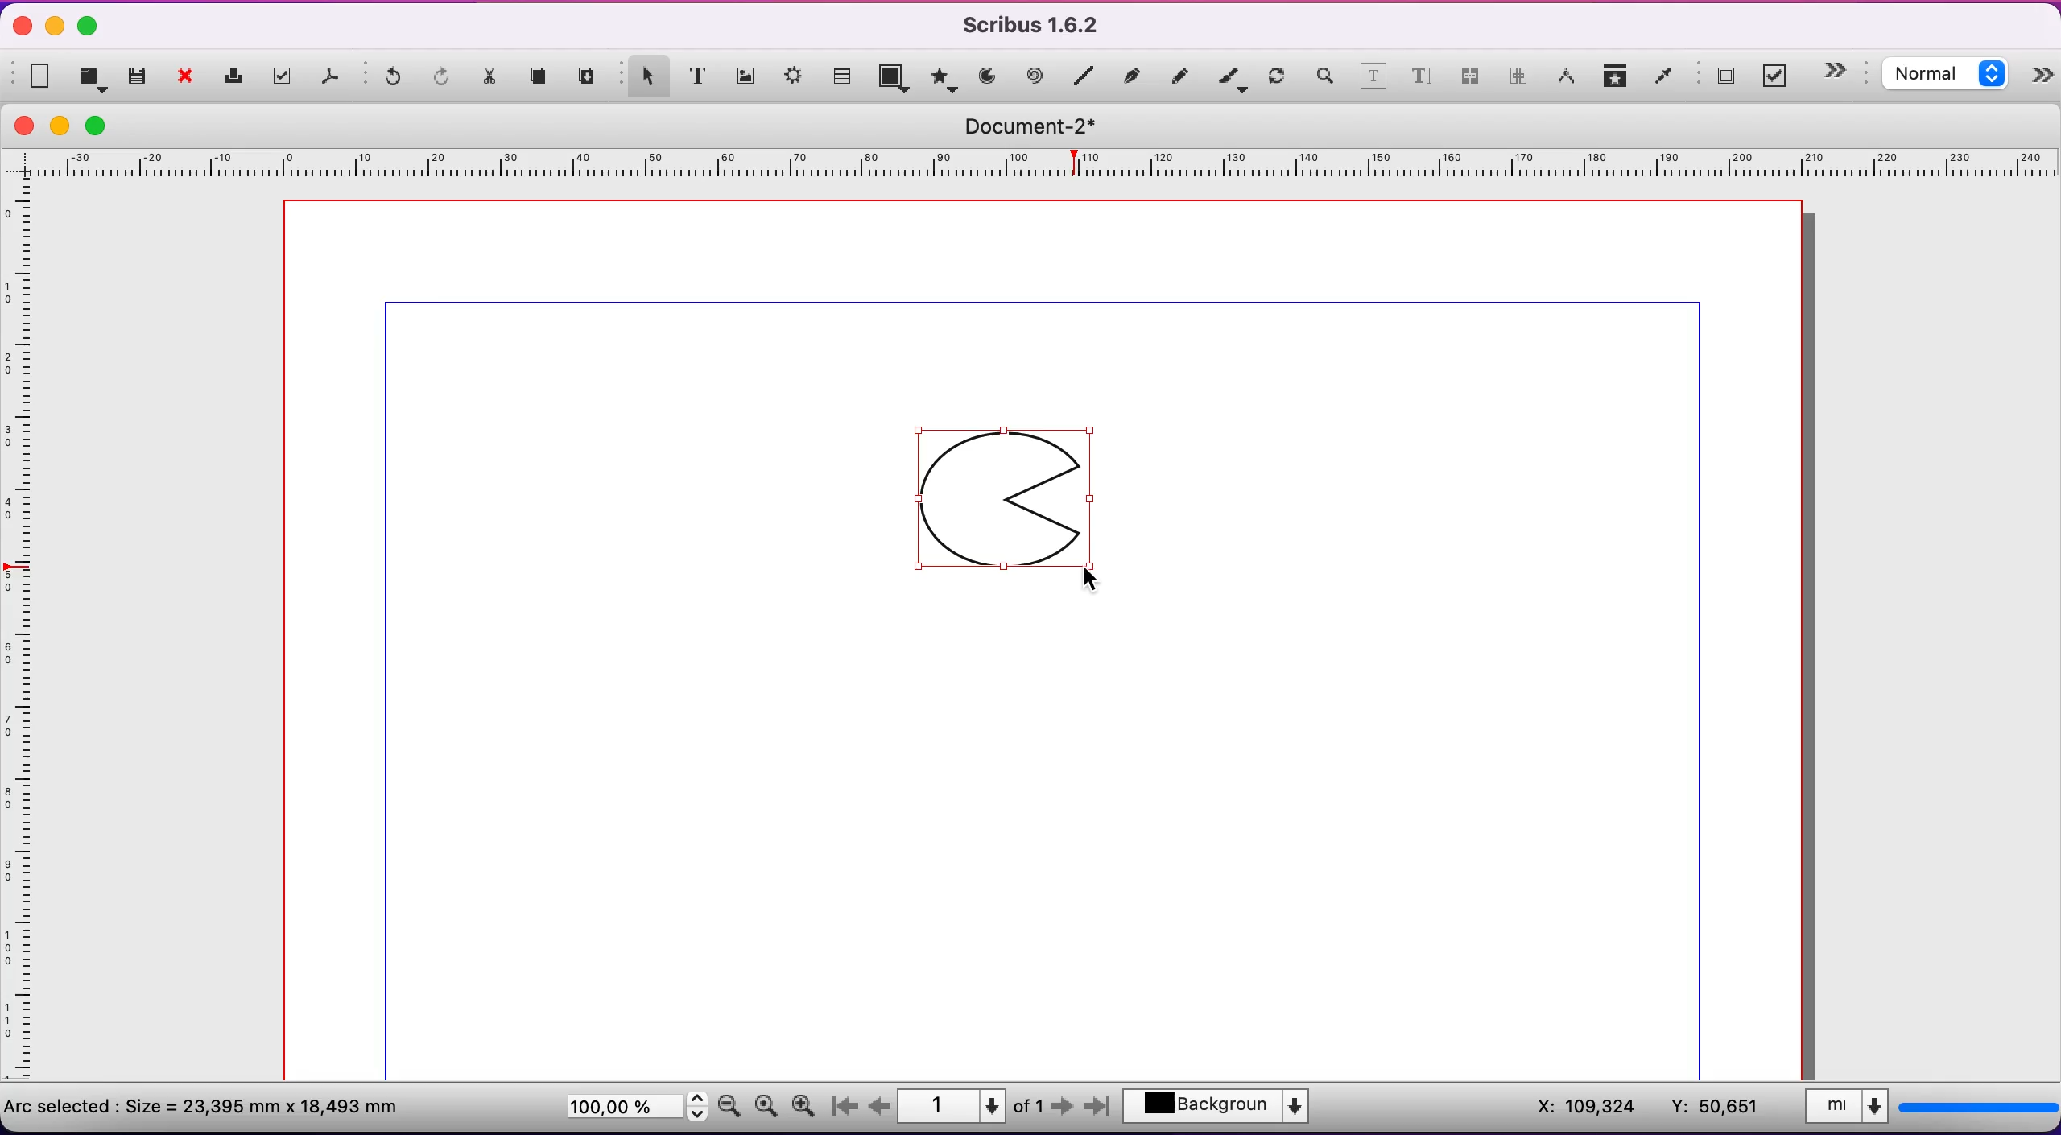 The width and height of the screenshot is (2061, 1135). Describe the element at coordinates (807, 1102) in the screenshot. I see `zoom in` at that location.